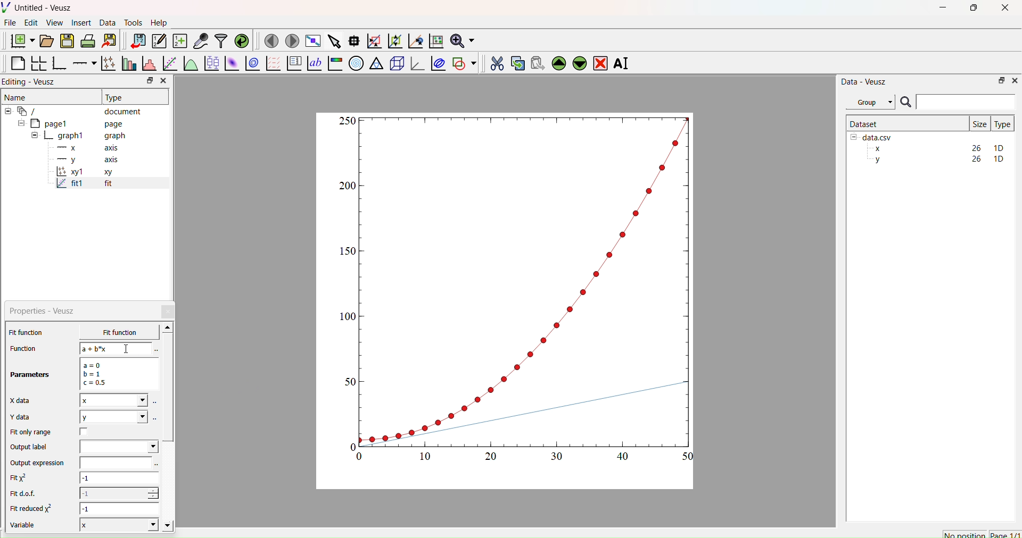 This screenshot has height=538, width=1022. What do you see at coordinates (311, 41) in the screenshot?
I see `Full screen` at bounding box center [311, 41].